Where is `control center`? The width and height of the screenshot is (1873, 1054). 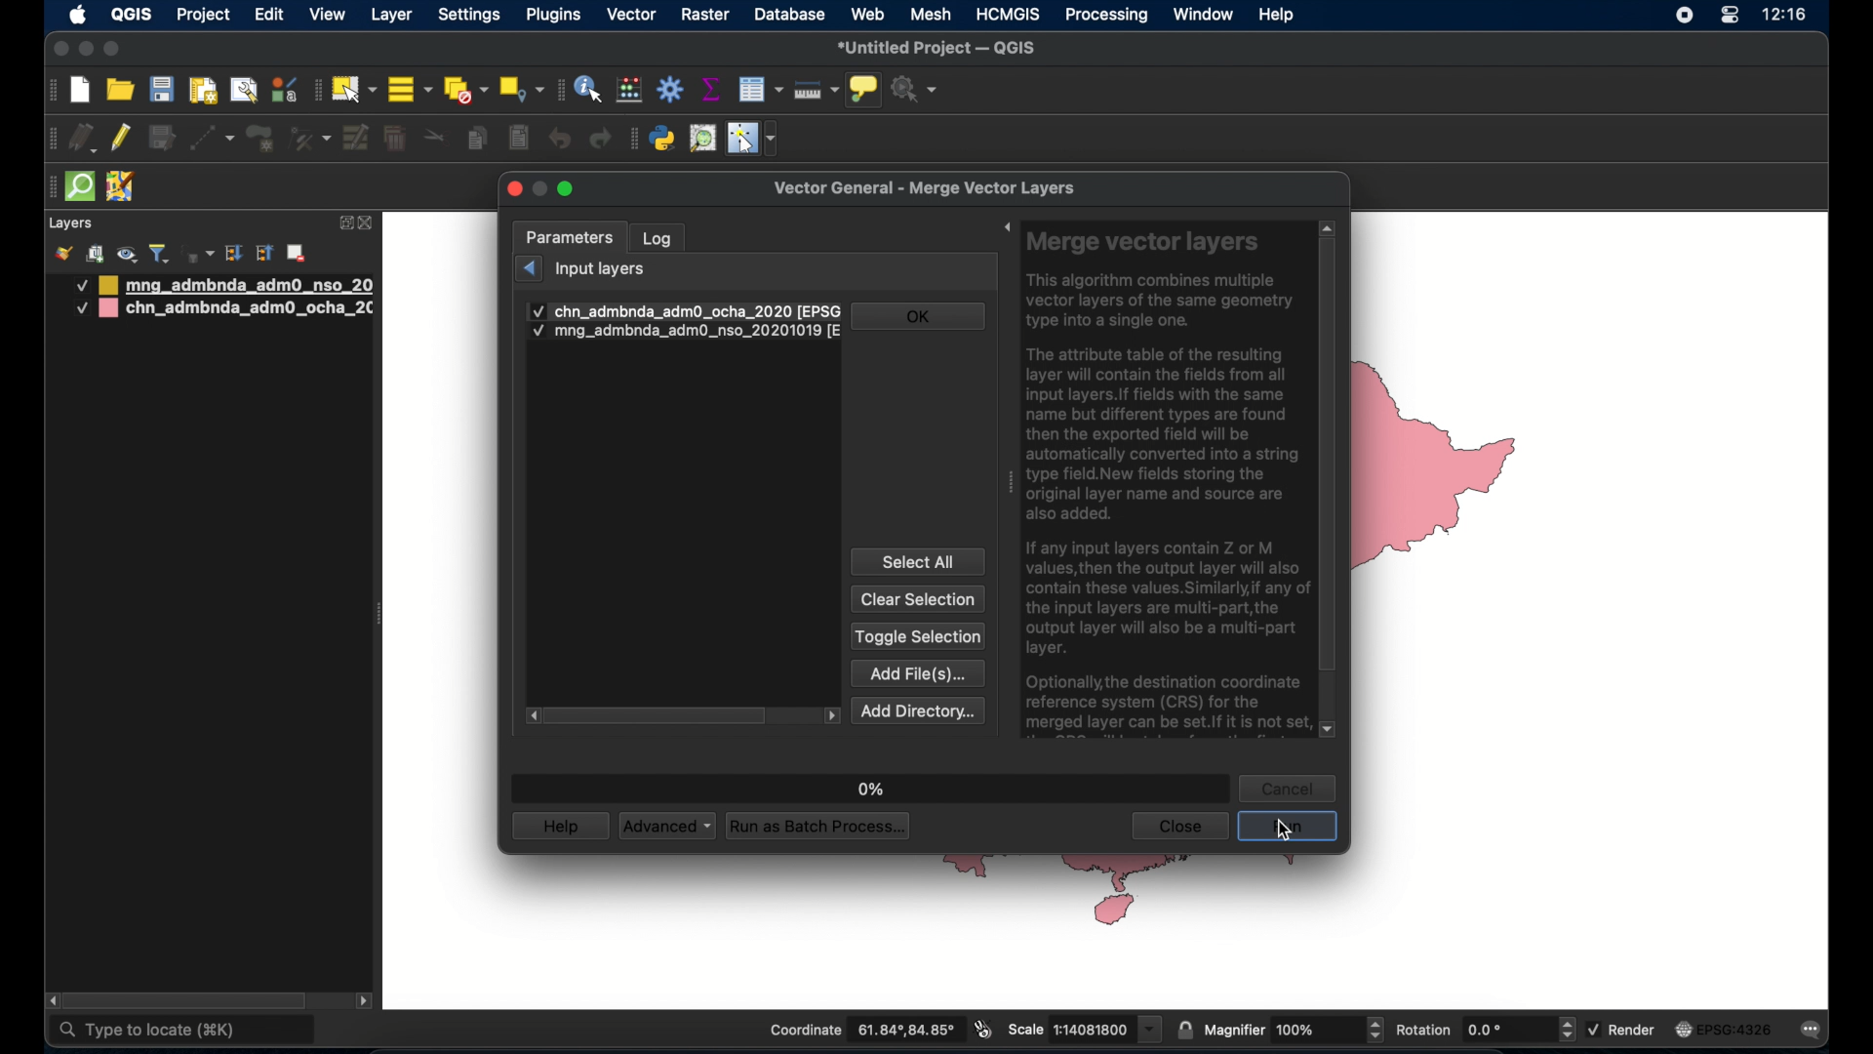 control center is located at coordinates (1729, 17).